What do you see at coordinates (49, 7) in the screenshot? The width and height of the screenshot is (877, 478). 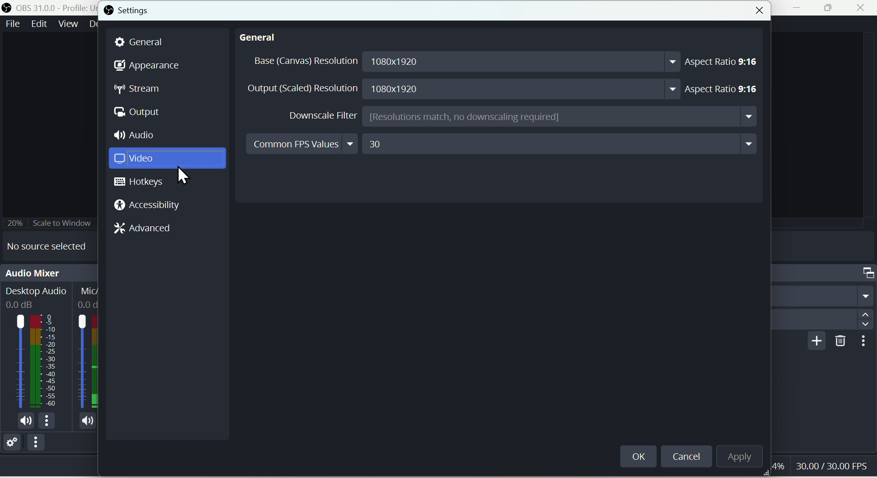 I see `OBS 31.0 .0 profile untitled scenes new scenes` at bounding box center [49, 7].